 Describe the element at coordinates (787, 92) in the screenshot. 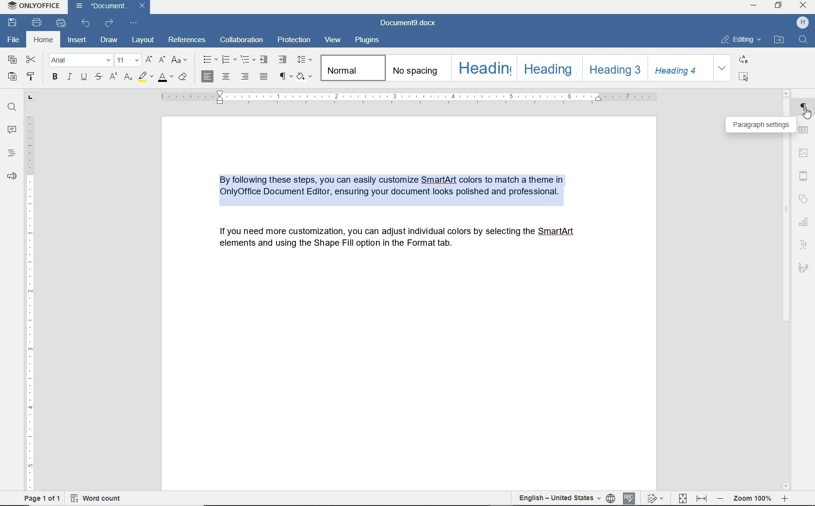

I see `scroll up` at that location.